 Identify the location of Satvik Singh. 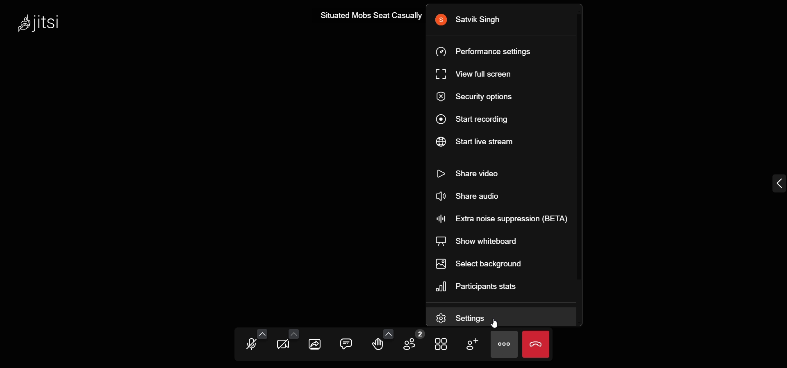
(475, 19).